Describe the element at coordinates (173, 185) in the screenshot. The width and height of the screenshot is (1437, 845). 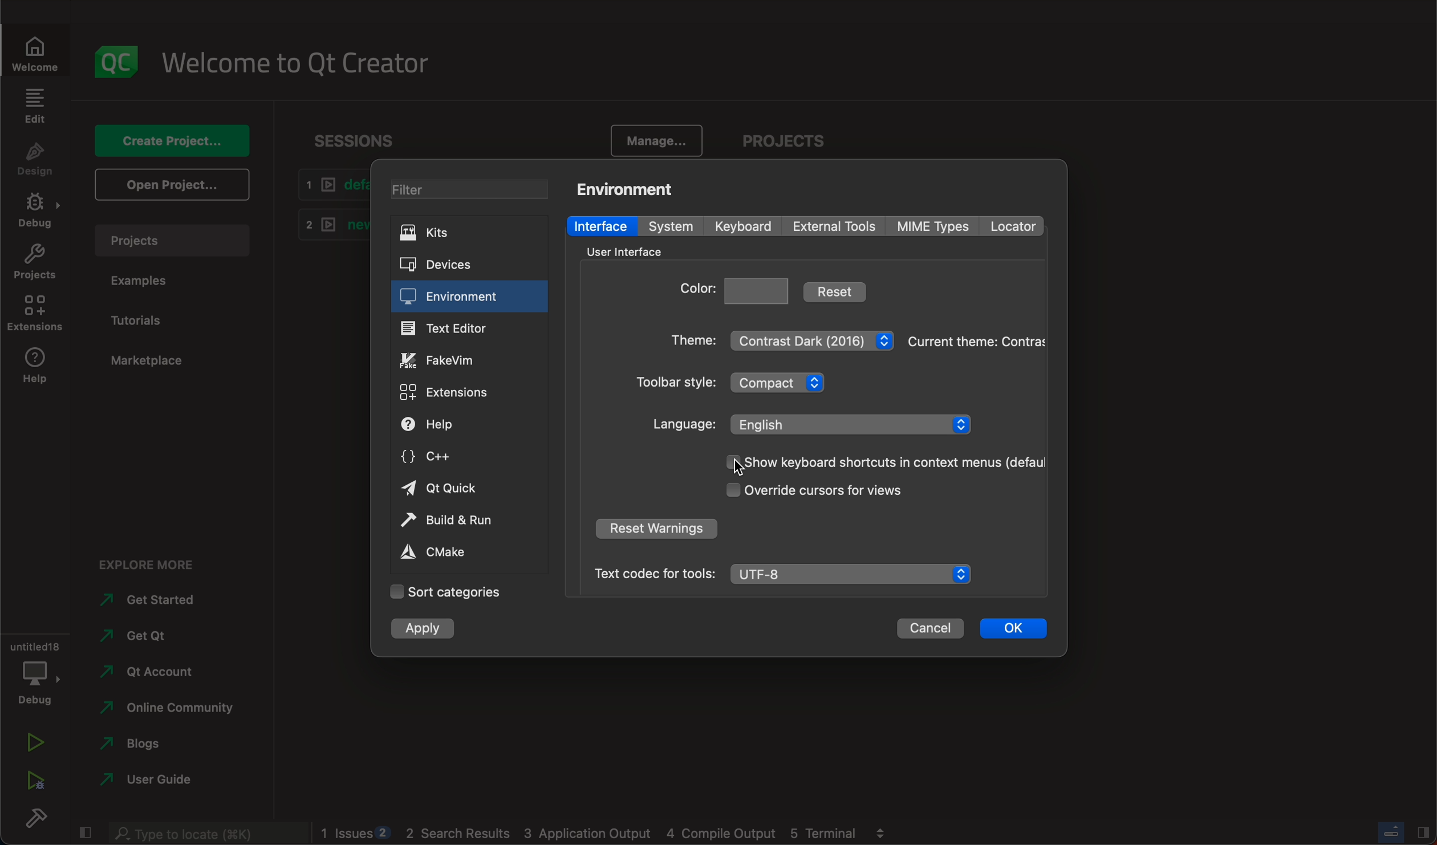
I see `open` at that location.